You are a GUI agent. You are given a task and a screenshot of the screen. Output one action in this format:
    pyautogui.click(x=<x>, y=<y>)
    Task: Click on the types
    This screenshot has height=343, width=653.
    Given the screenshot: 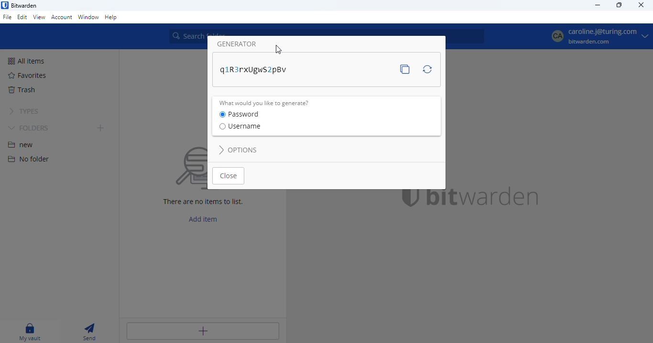 What is the action you would take?
    pyautogui.click(x=23, y=111)
    